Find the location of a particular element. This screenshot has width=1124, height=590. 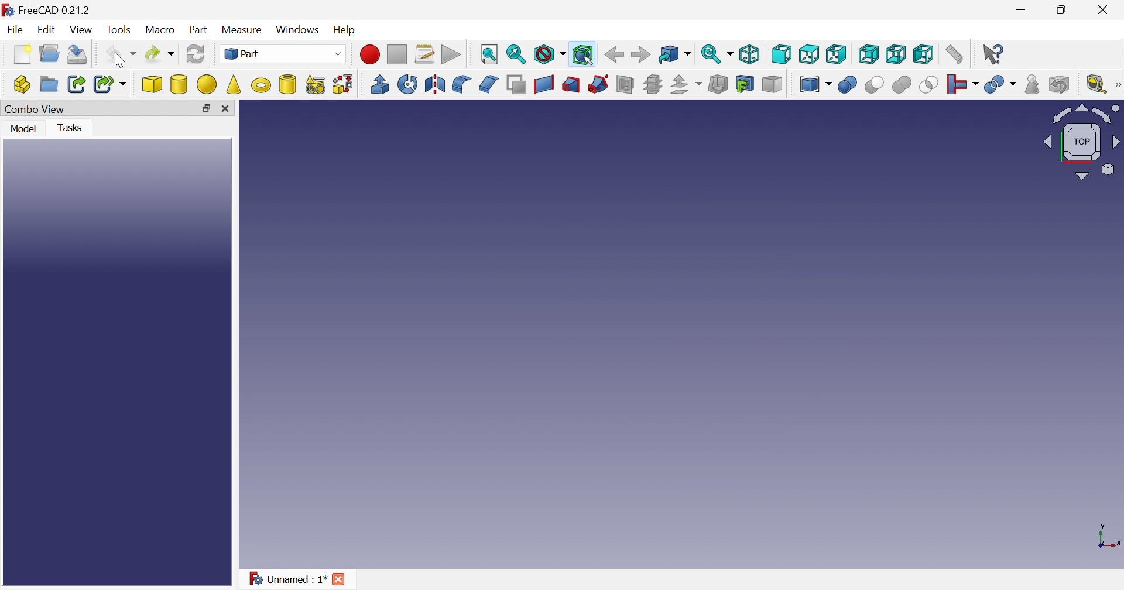

What's this? is located at coordinates (993, 54).